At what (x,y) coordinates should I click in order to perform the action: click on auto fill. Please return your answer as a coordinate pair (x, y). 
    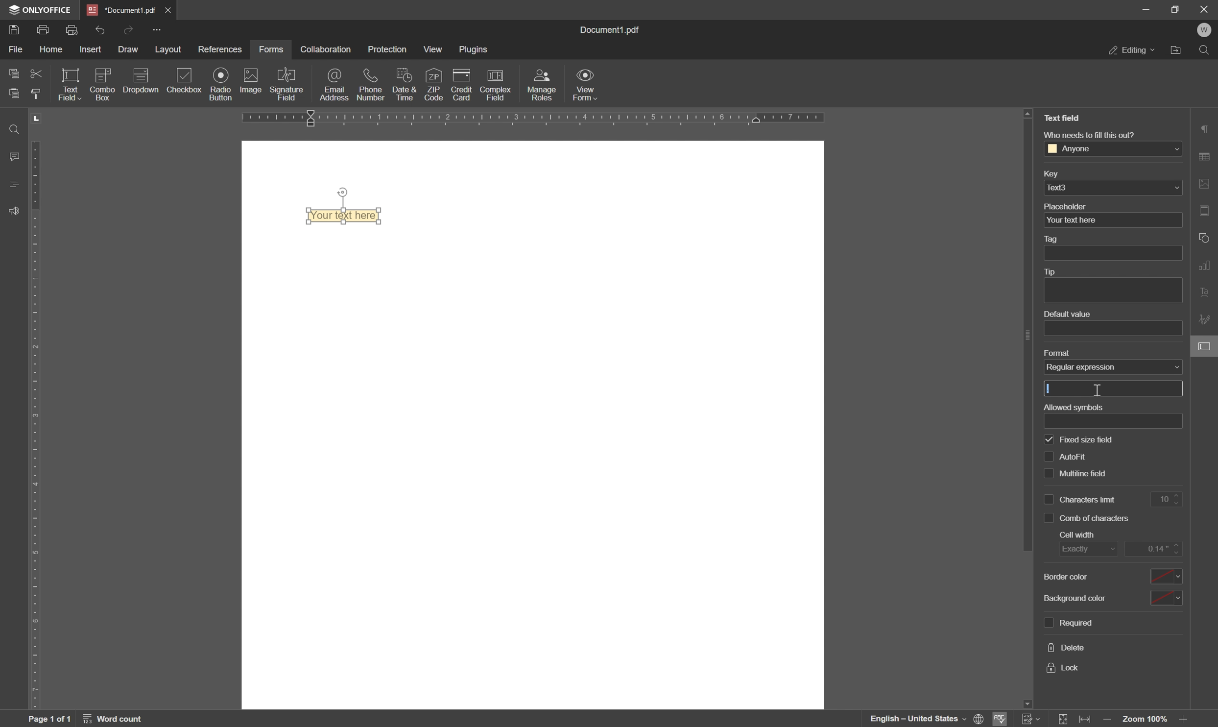
    Looking at the image, I should click on (1090, 437).